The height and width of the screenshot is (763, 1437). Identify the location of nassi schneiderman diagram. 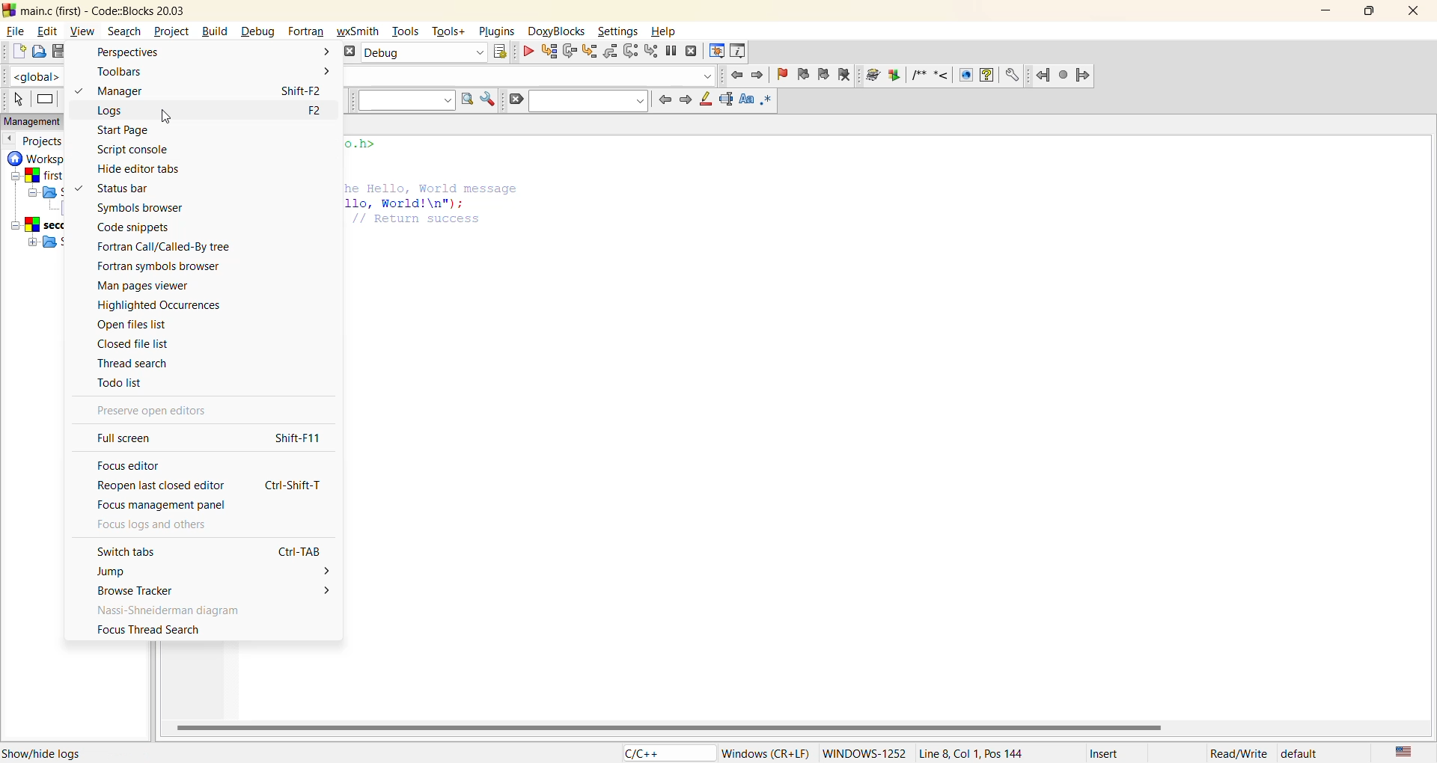
(194, 613).